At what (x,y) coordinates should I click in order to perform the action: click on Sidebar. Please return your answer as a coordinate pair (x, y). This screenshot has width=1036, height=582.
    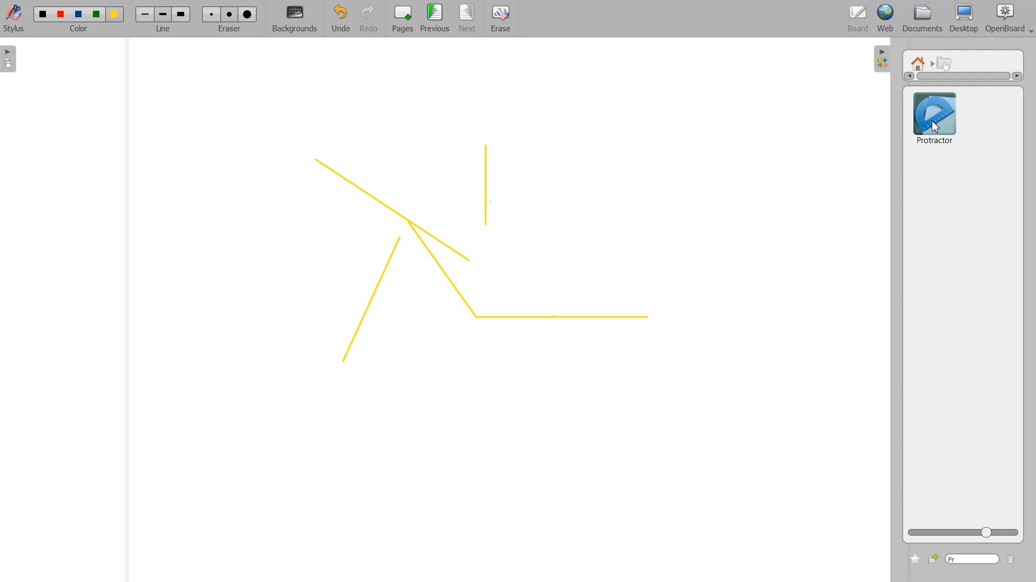
    Looking at the image, I should click on (12, 59).